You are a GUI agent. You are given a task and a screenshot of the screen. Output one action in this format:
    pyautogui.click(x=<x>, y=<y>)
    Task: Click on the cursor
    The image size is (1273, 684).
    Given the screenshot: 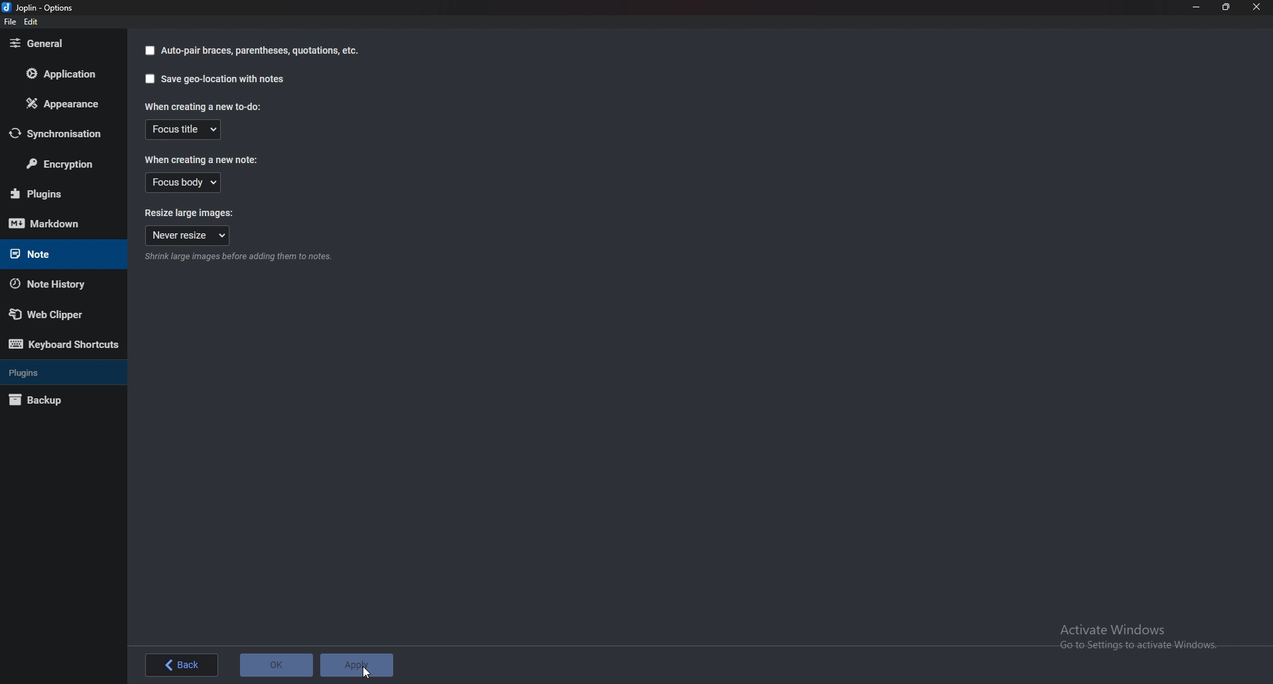 What is the action you would take?
    pyautogui.click(x=368, y=672)
    